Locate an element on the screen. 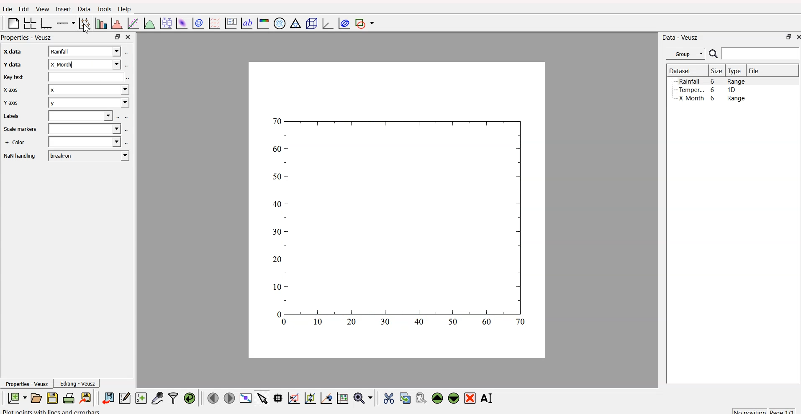 This screenshot has width=801, height=414. Group is located at coordinates (685, 54).